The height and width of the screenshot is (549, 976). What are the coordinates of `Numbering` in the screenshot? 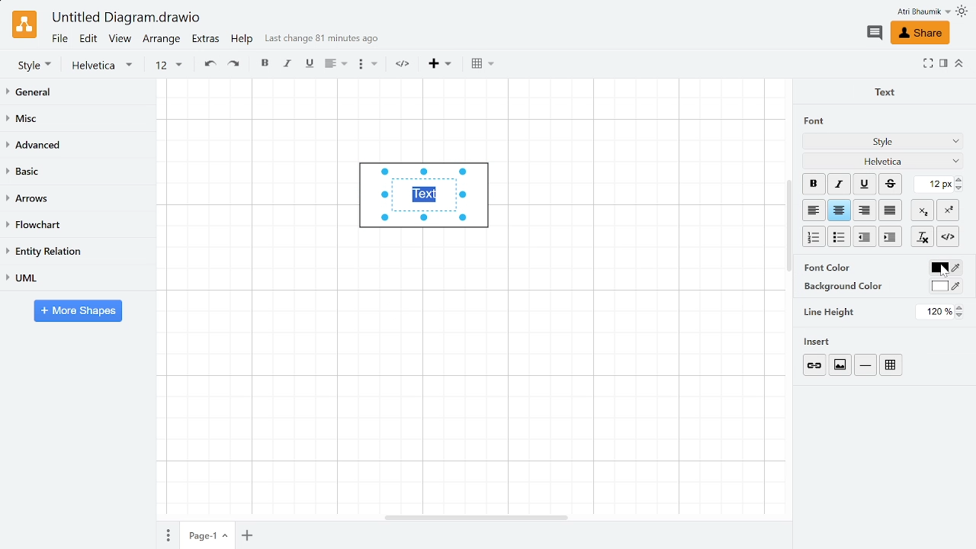 It's located at (814, 237).